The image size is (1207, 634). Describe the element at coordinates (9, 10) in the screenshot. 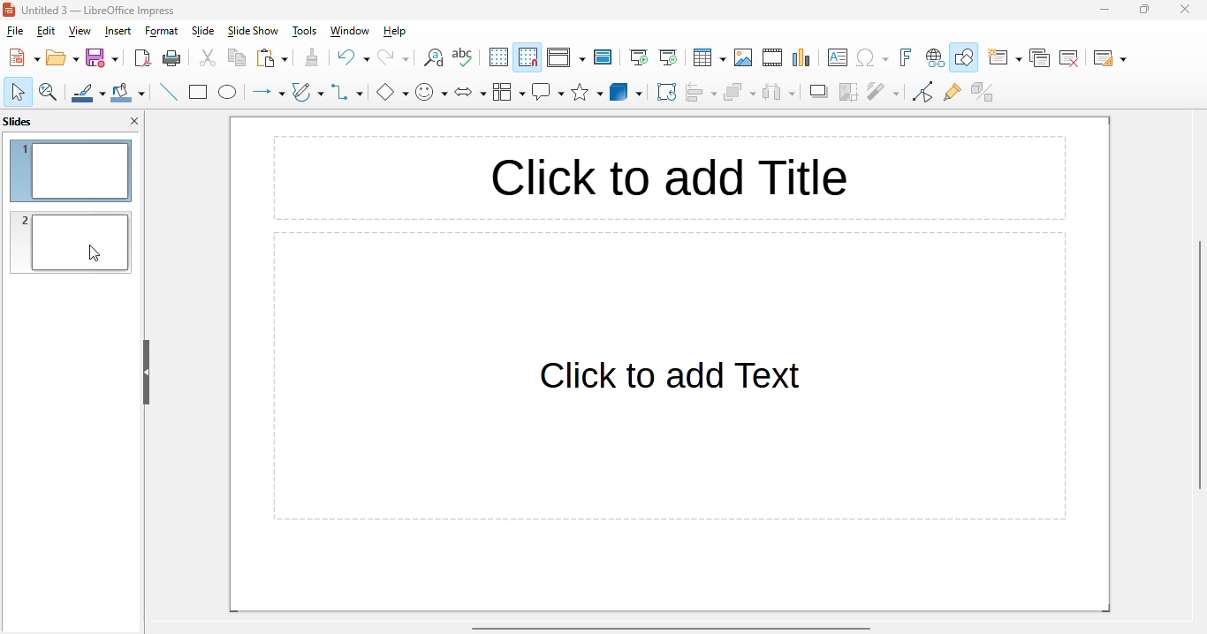

I see `logo` at that location.